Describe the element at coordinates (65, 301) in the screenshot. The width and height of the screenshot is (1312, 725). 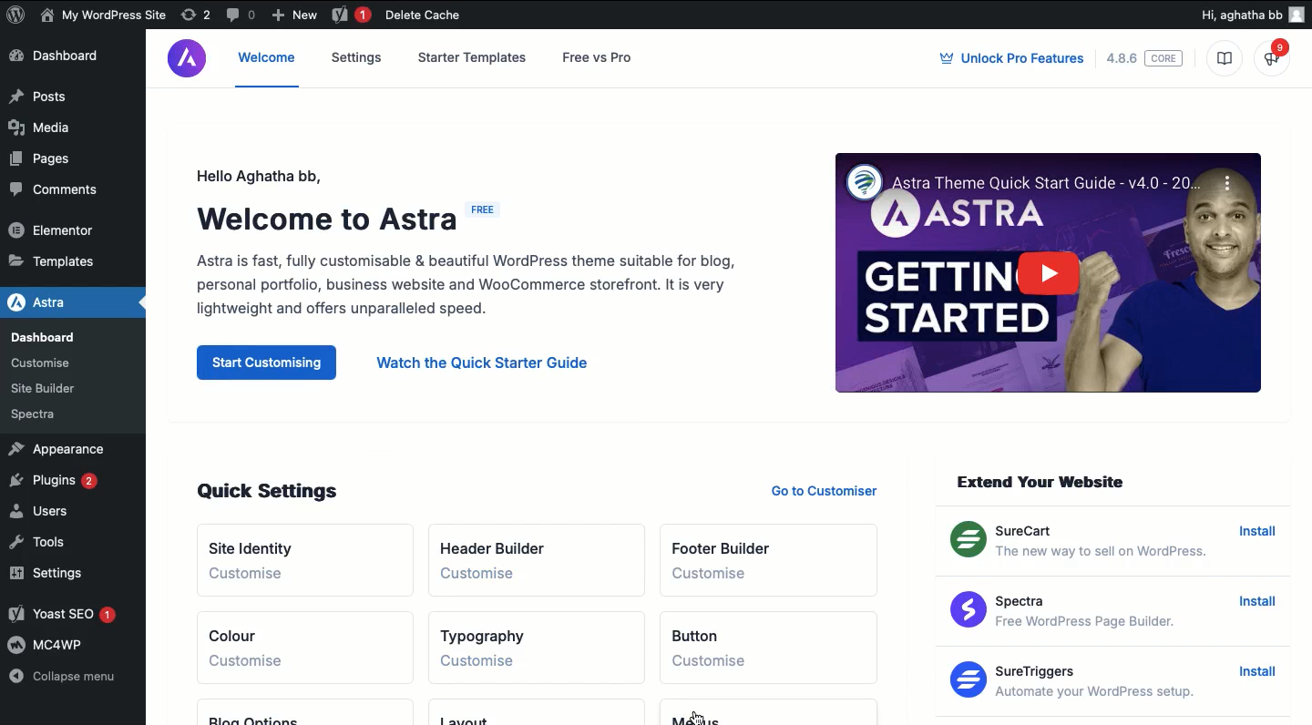
I see `Astra` at that location.